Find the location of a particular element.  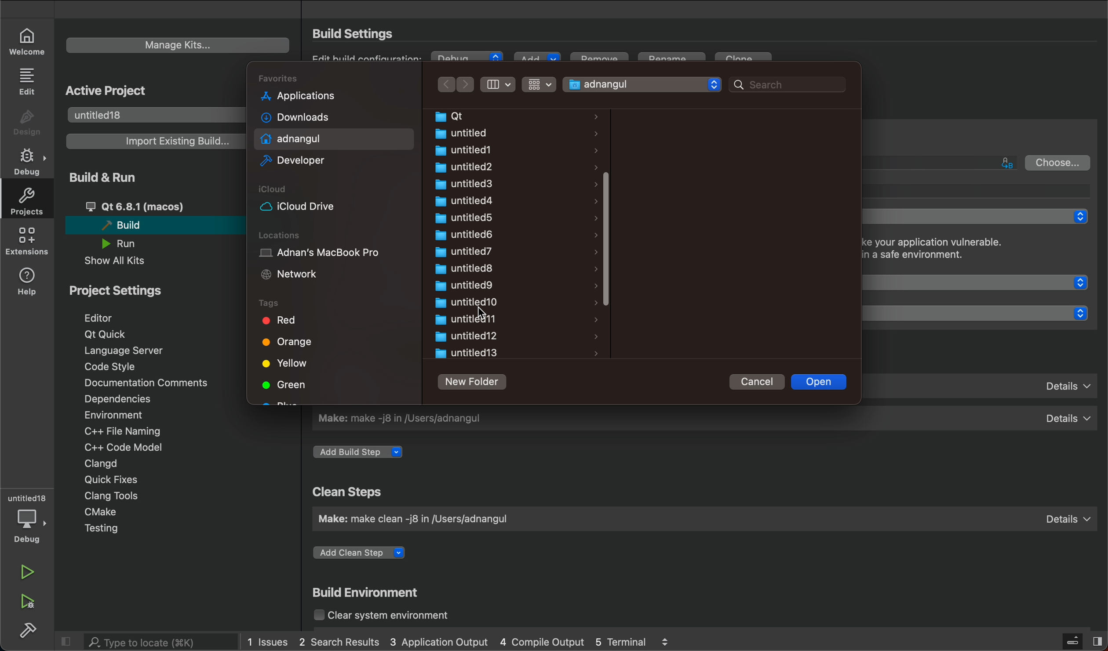

search bar is located at coordinates (150, 642).